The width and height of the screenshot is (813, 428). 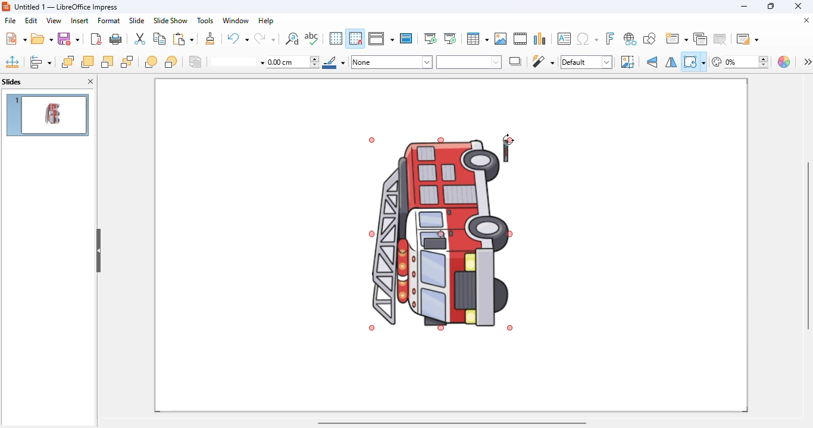 I want to click on bring forward, so click(x=87, y=62).